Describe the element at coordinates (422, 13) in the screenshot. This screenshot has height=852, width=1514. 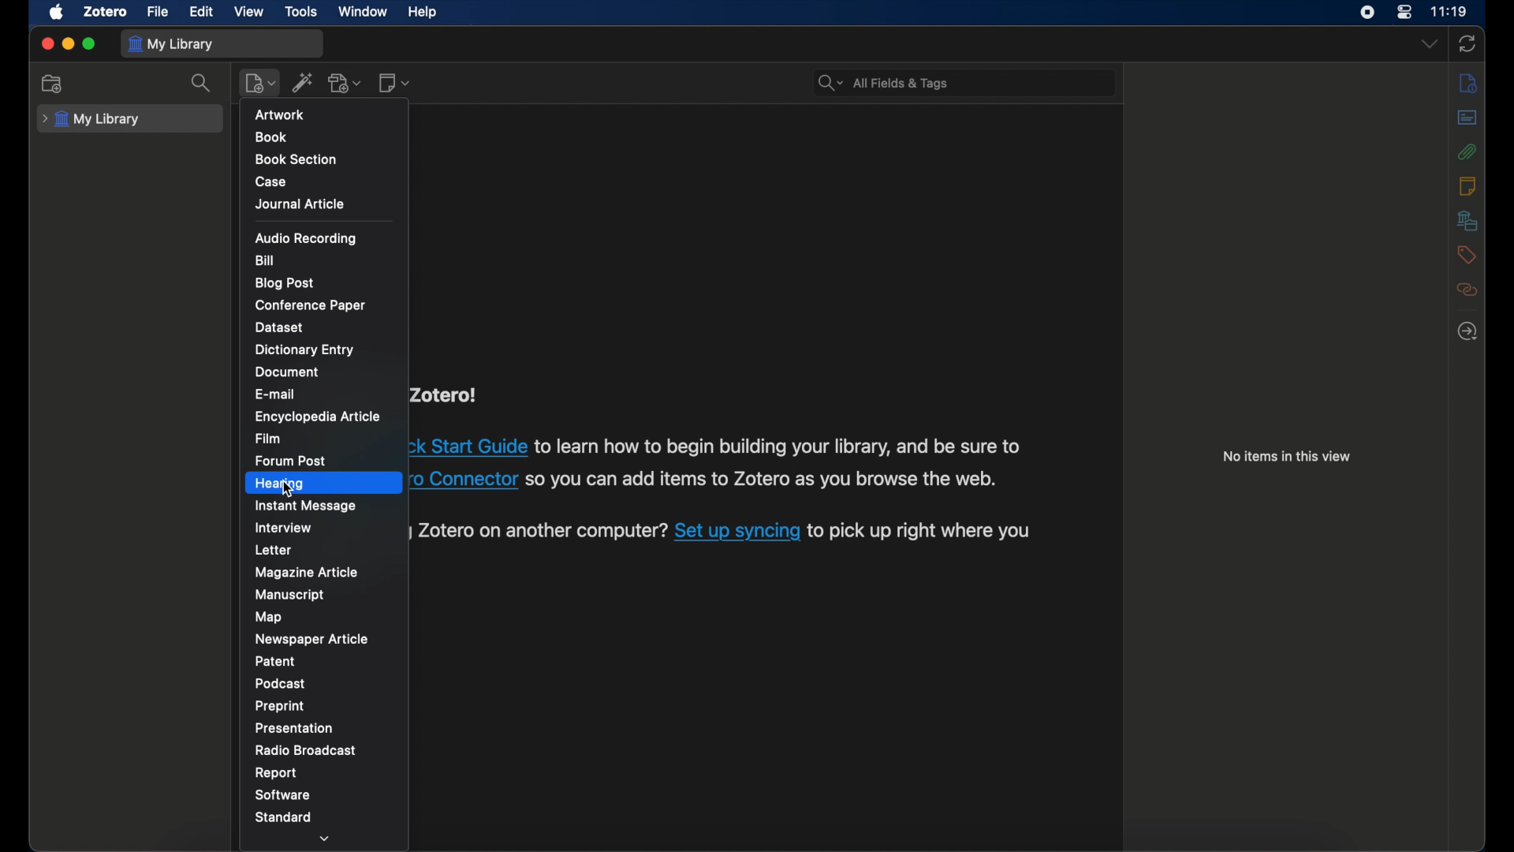
I see `help` at that location.